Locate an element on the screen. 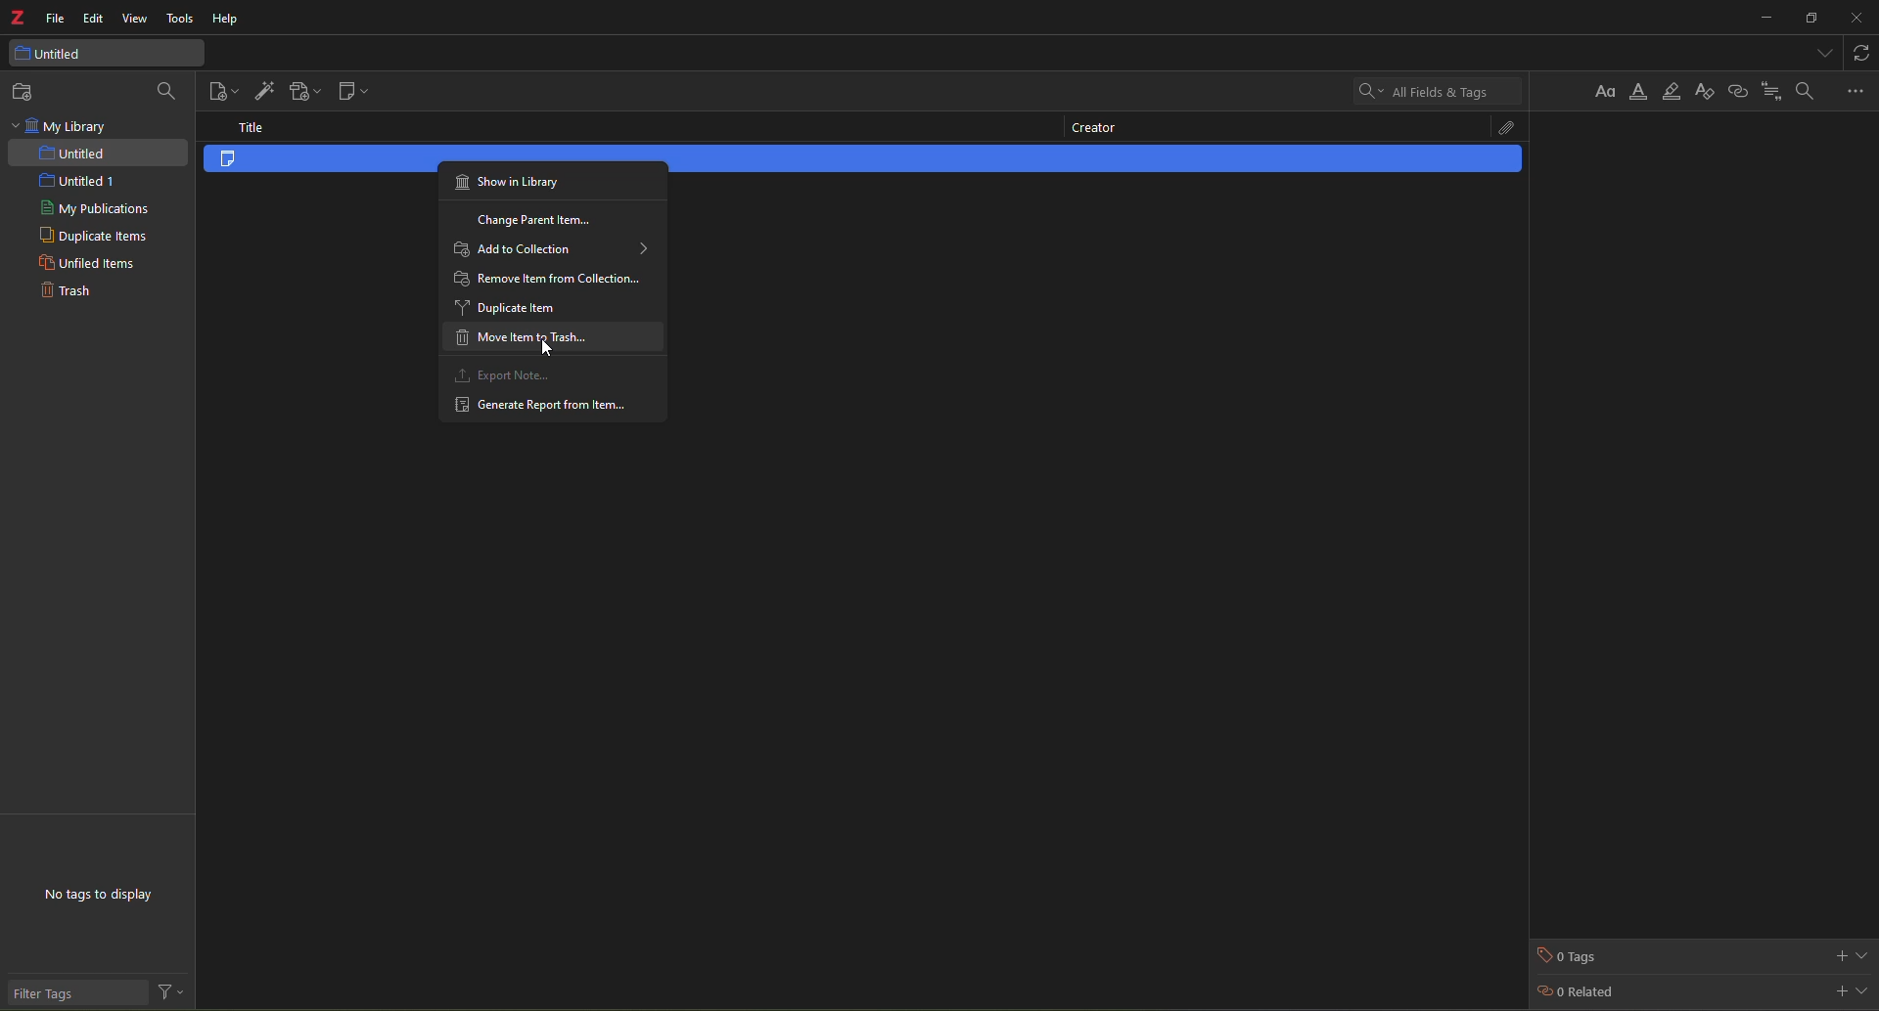 Image resolution: width=1879 pixels, height=1011 pixels. minimize is located at coordinates (1762, 18).